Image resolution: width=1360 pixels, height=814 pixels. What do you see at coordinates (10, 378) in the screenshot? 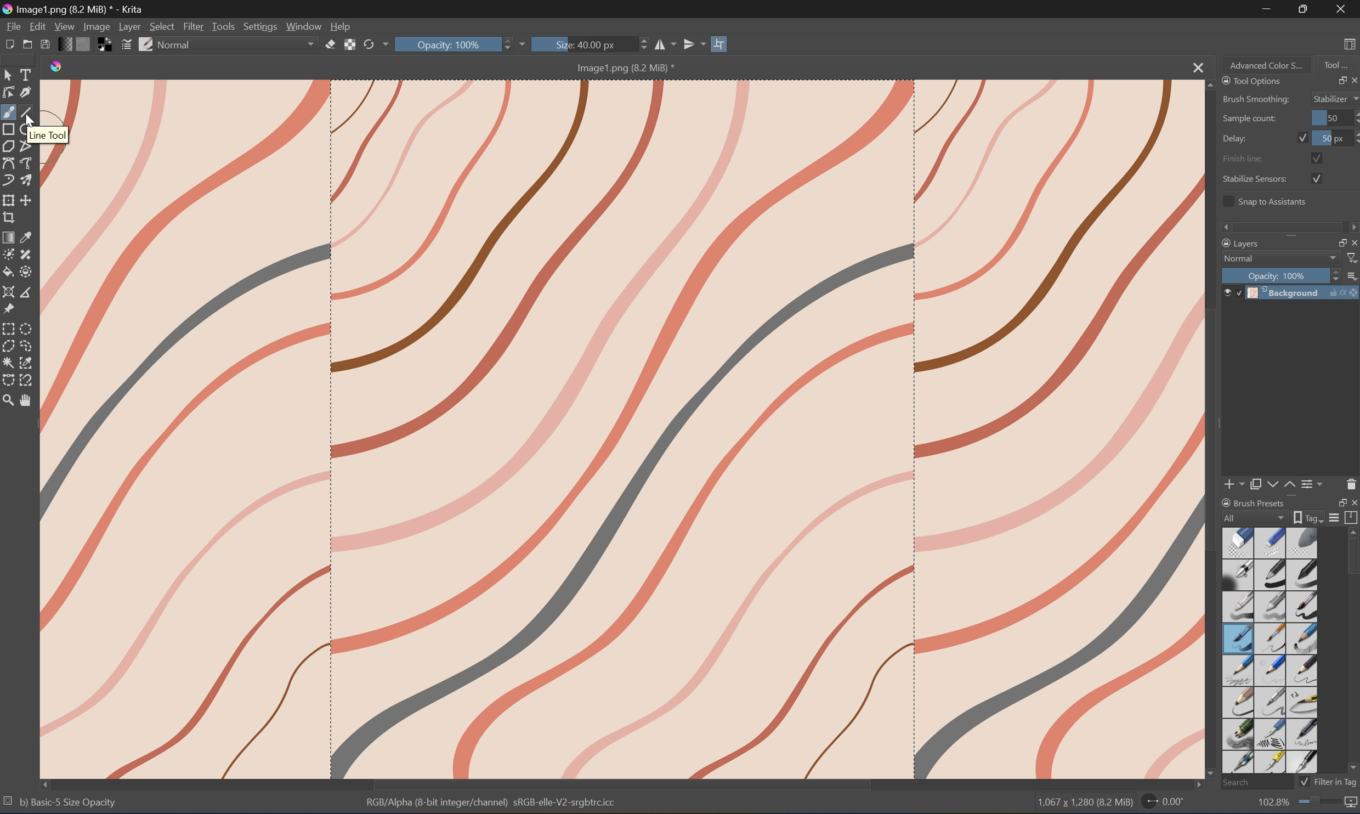
I see `Bezier curve selection tool` at bounding box center [10, 378].